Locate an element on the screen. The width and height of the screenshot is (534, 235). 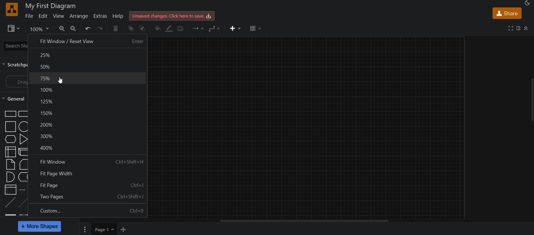
insert is located at coordinates (233, 29).